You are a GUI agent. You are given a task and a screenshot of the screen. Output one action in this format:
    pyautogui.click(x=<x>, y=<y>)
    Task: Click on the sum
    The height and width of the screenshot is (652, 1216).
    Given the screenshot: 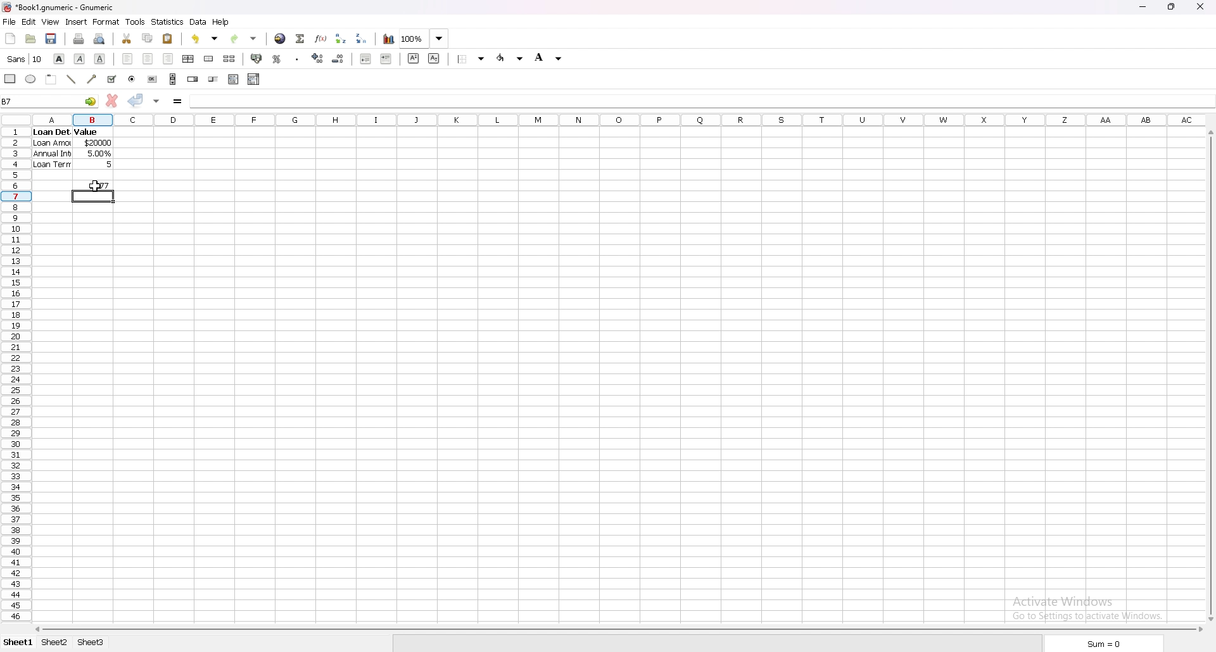 What is the action you would take?
    pyautogui.click(x=1110, y=644)
    